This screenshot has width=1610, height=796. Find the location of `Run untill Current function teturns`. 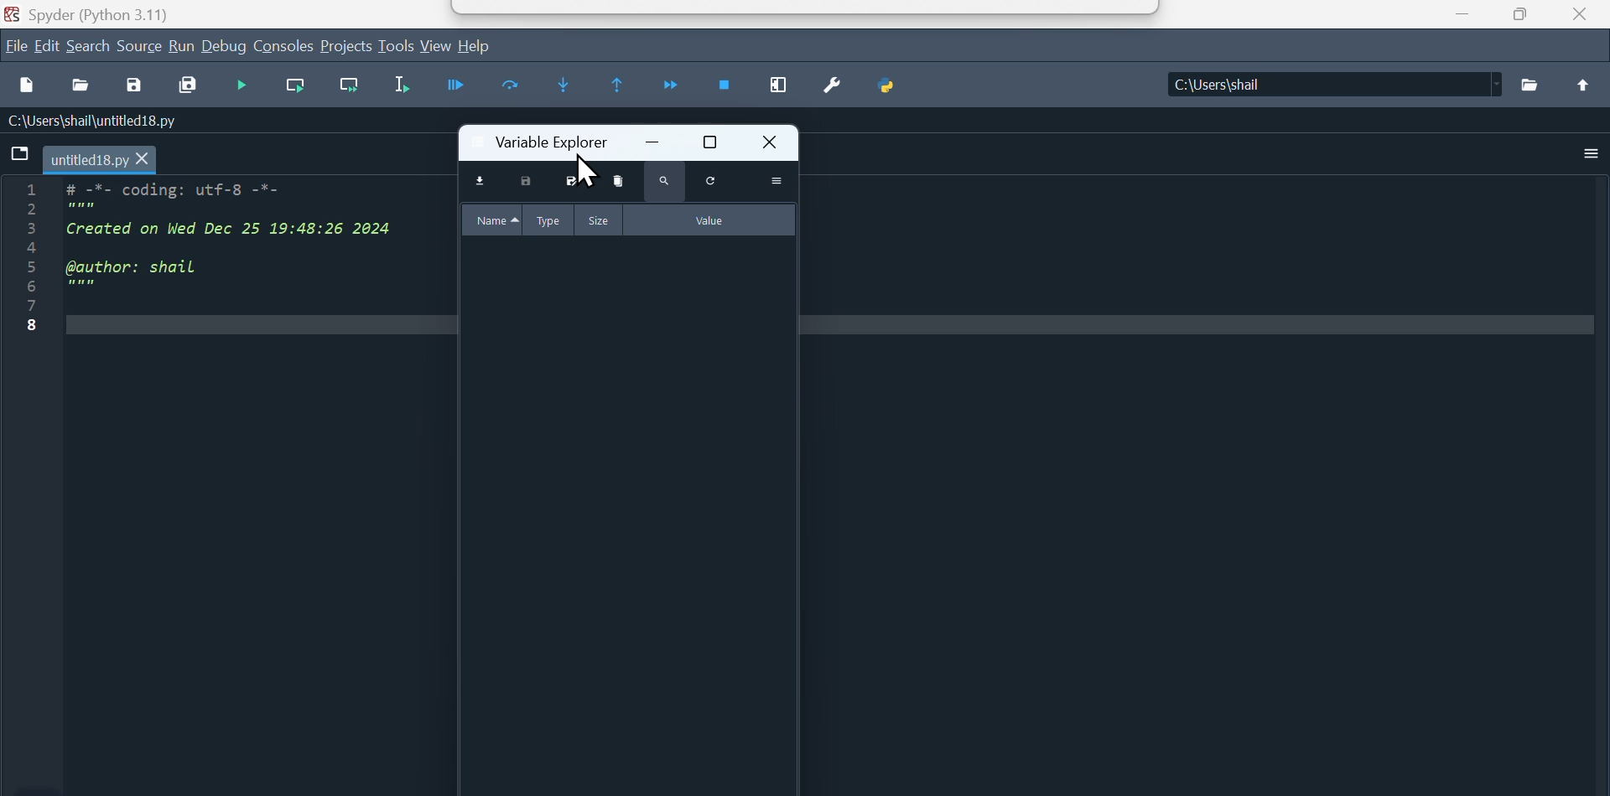

Run untill Current function teturns is located at coordinates (626, 90).